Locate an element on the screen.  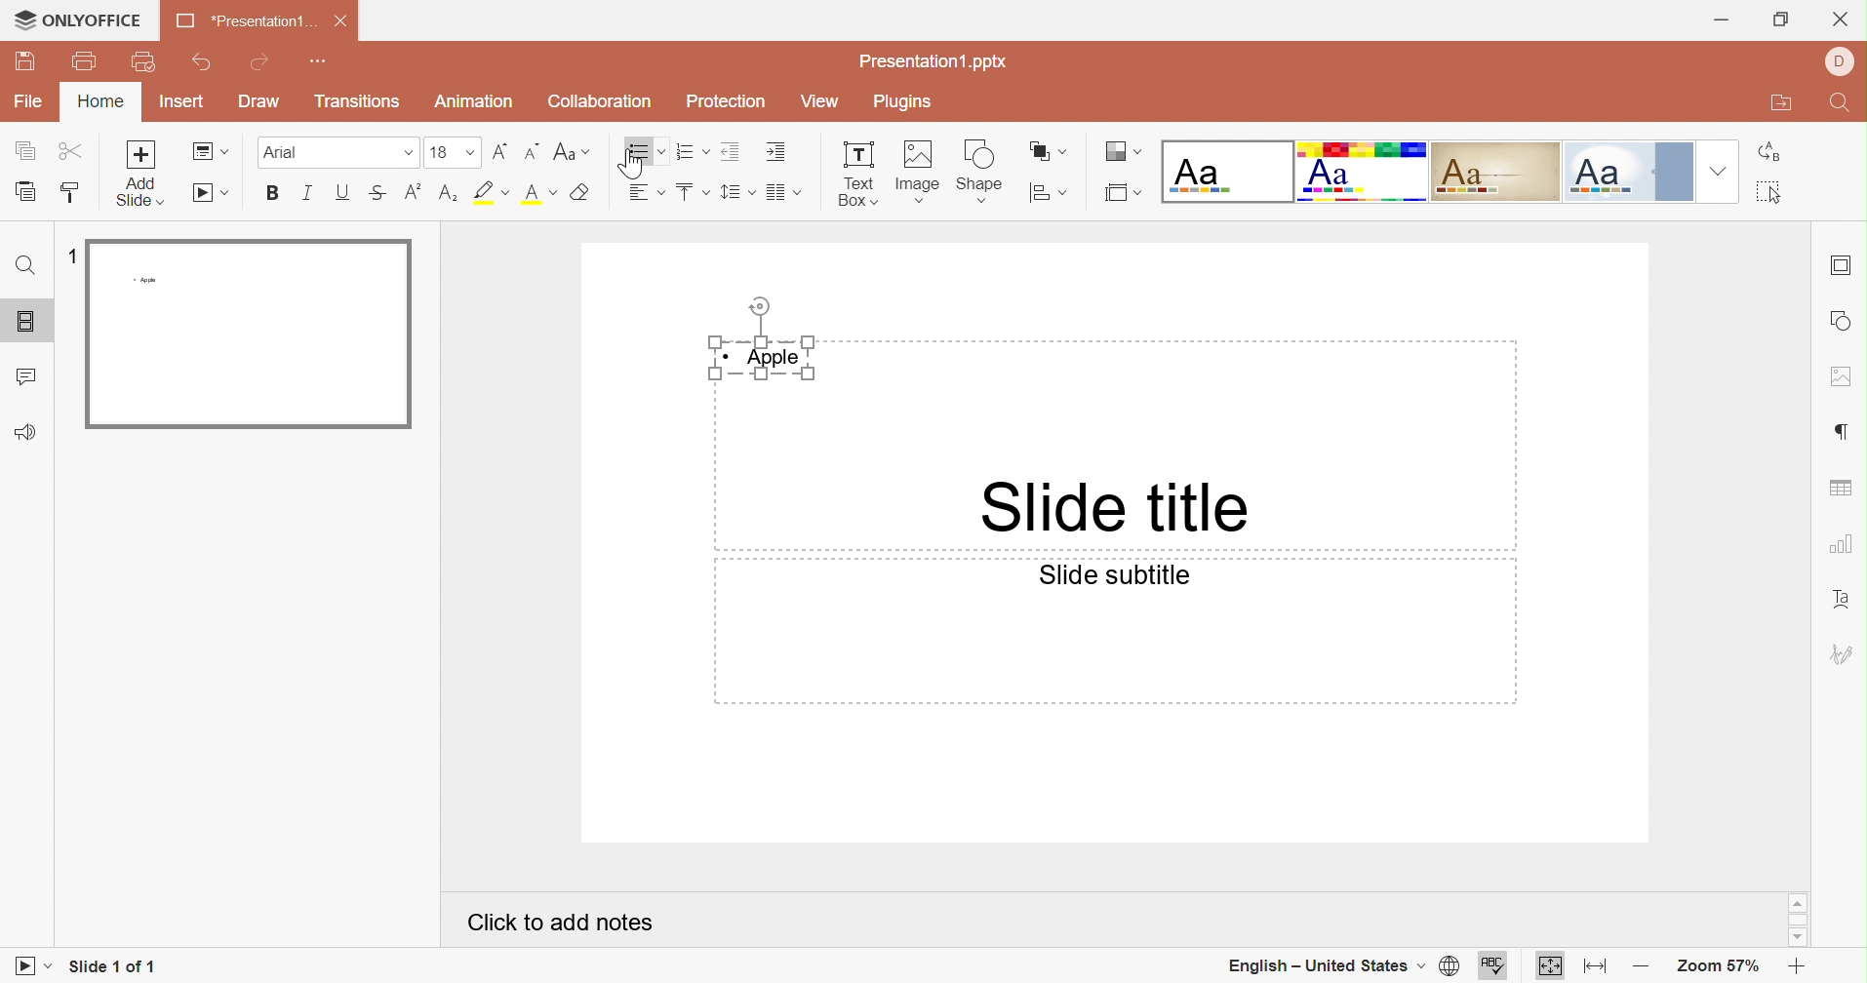
View is located at coordinates (817, 98).